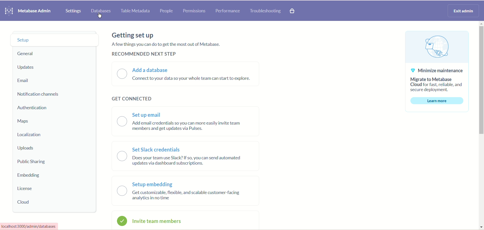  I want to click on set up email, so click(190, 123).